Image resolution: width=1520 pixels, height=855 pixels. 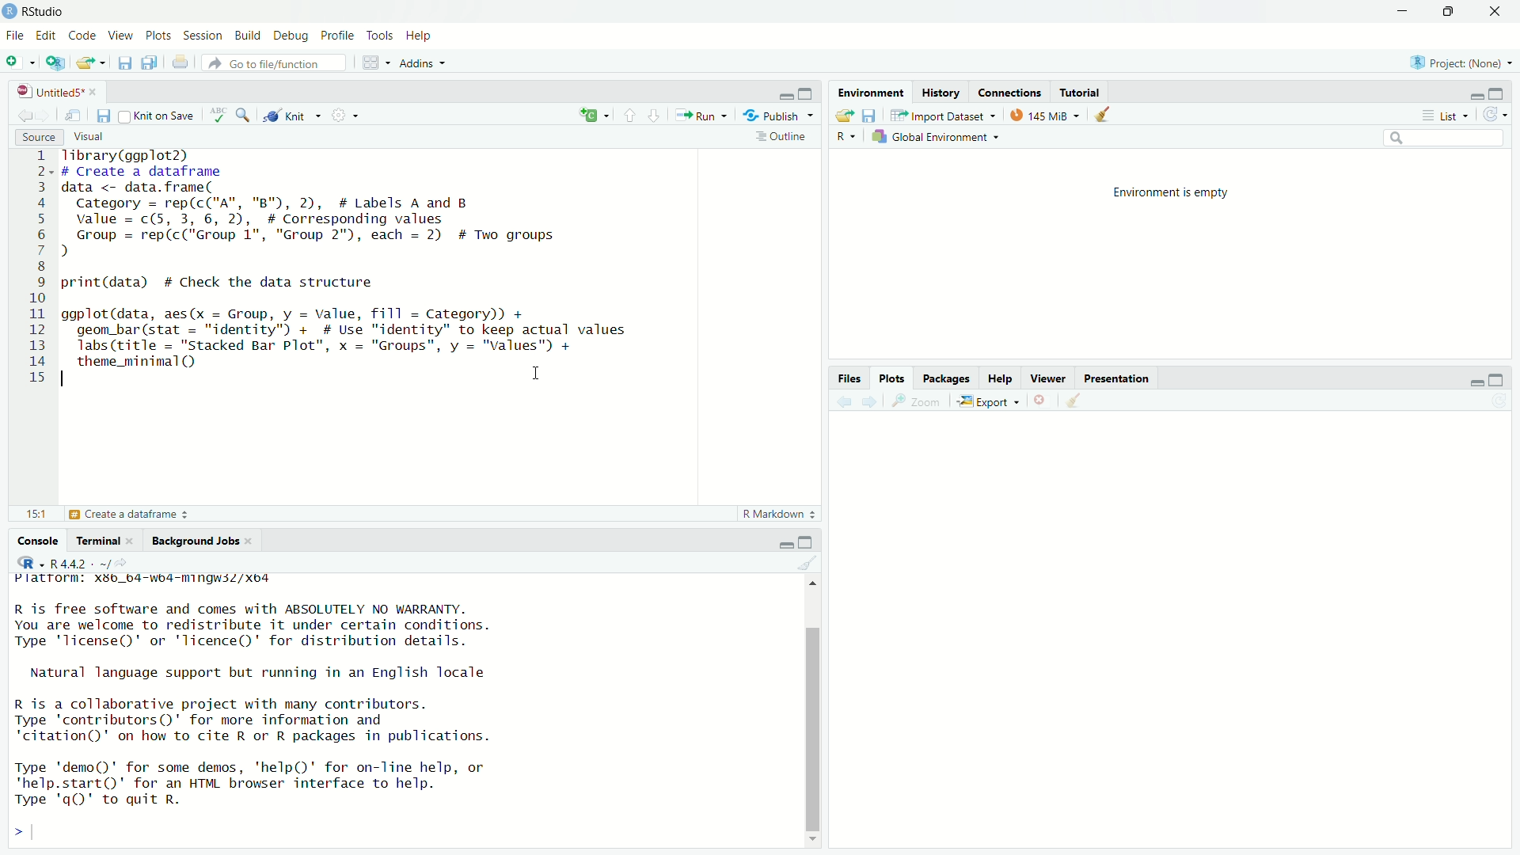 I want to click on Connections, so click(x=1013, y=91).